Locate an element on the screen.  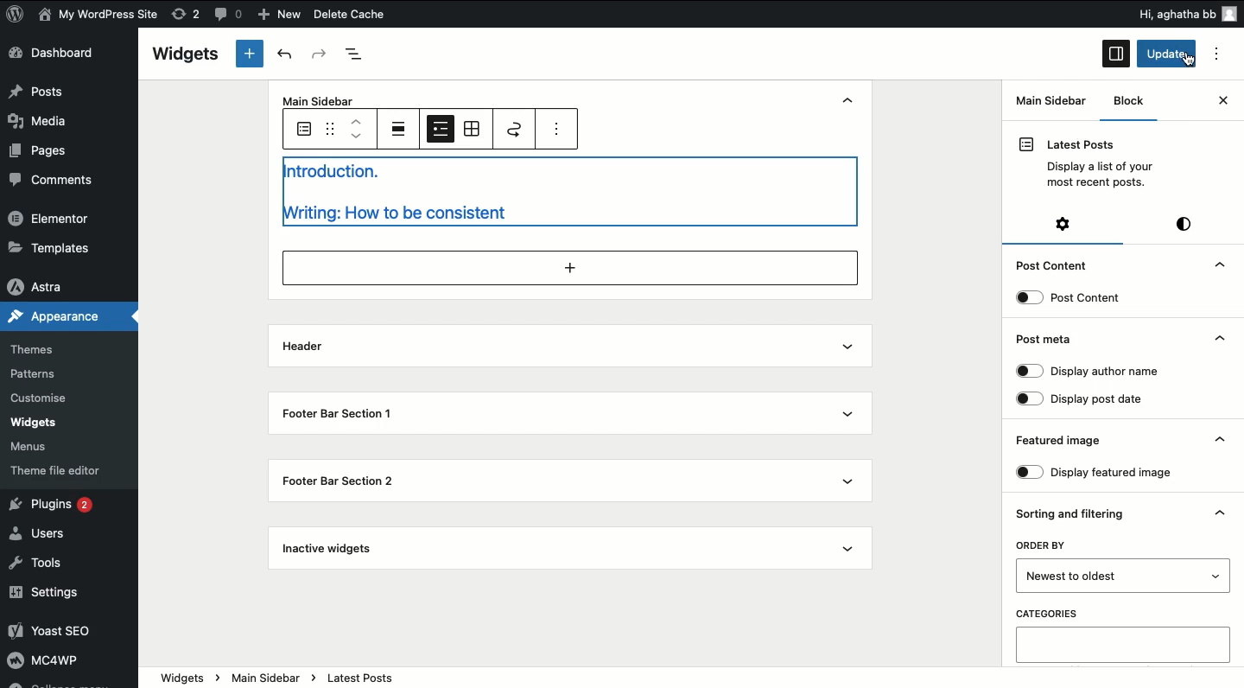
Customise is located at coordinates (40, 395).